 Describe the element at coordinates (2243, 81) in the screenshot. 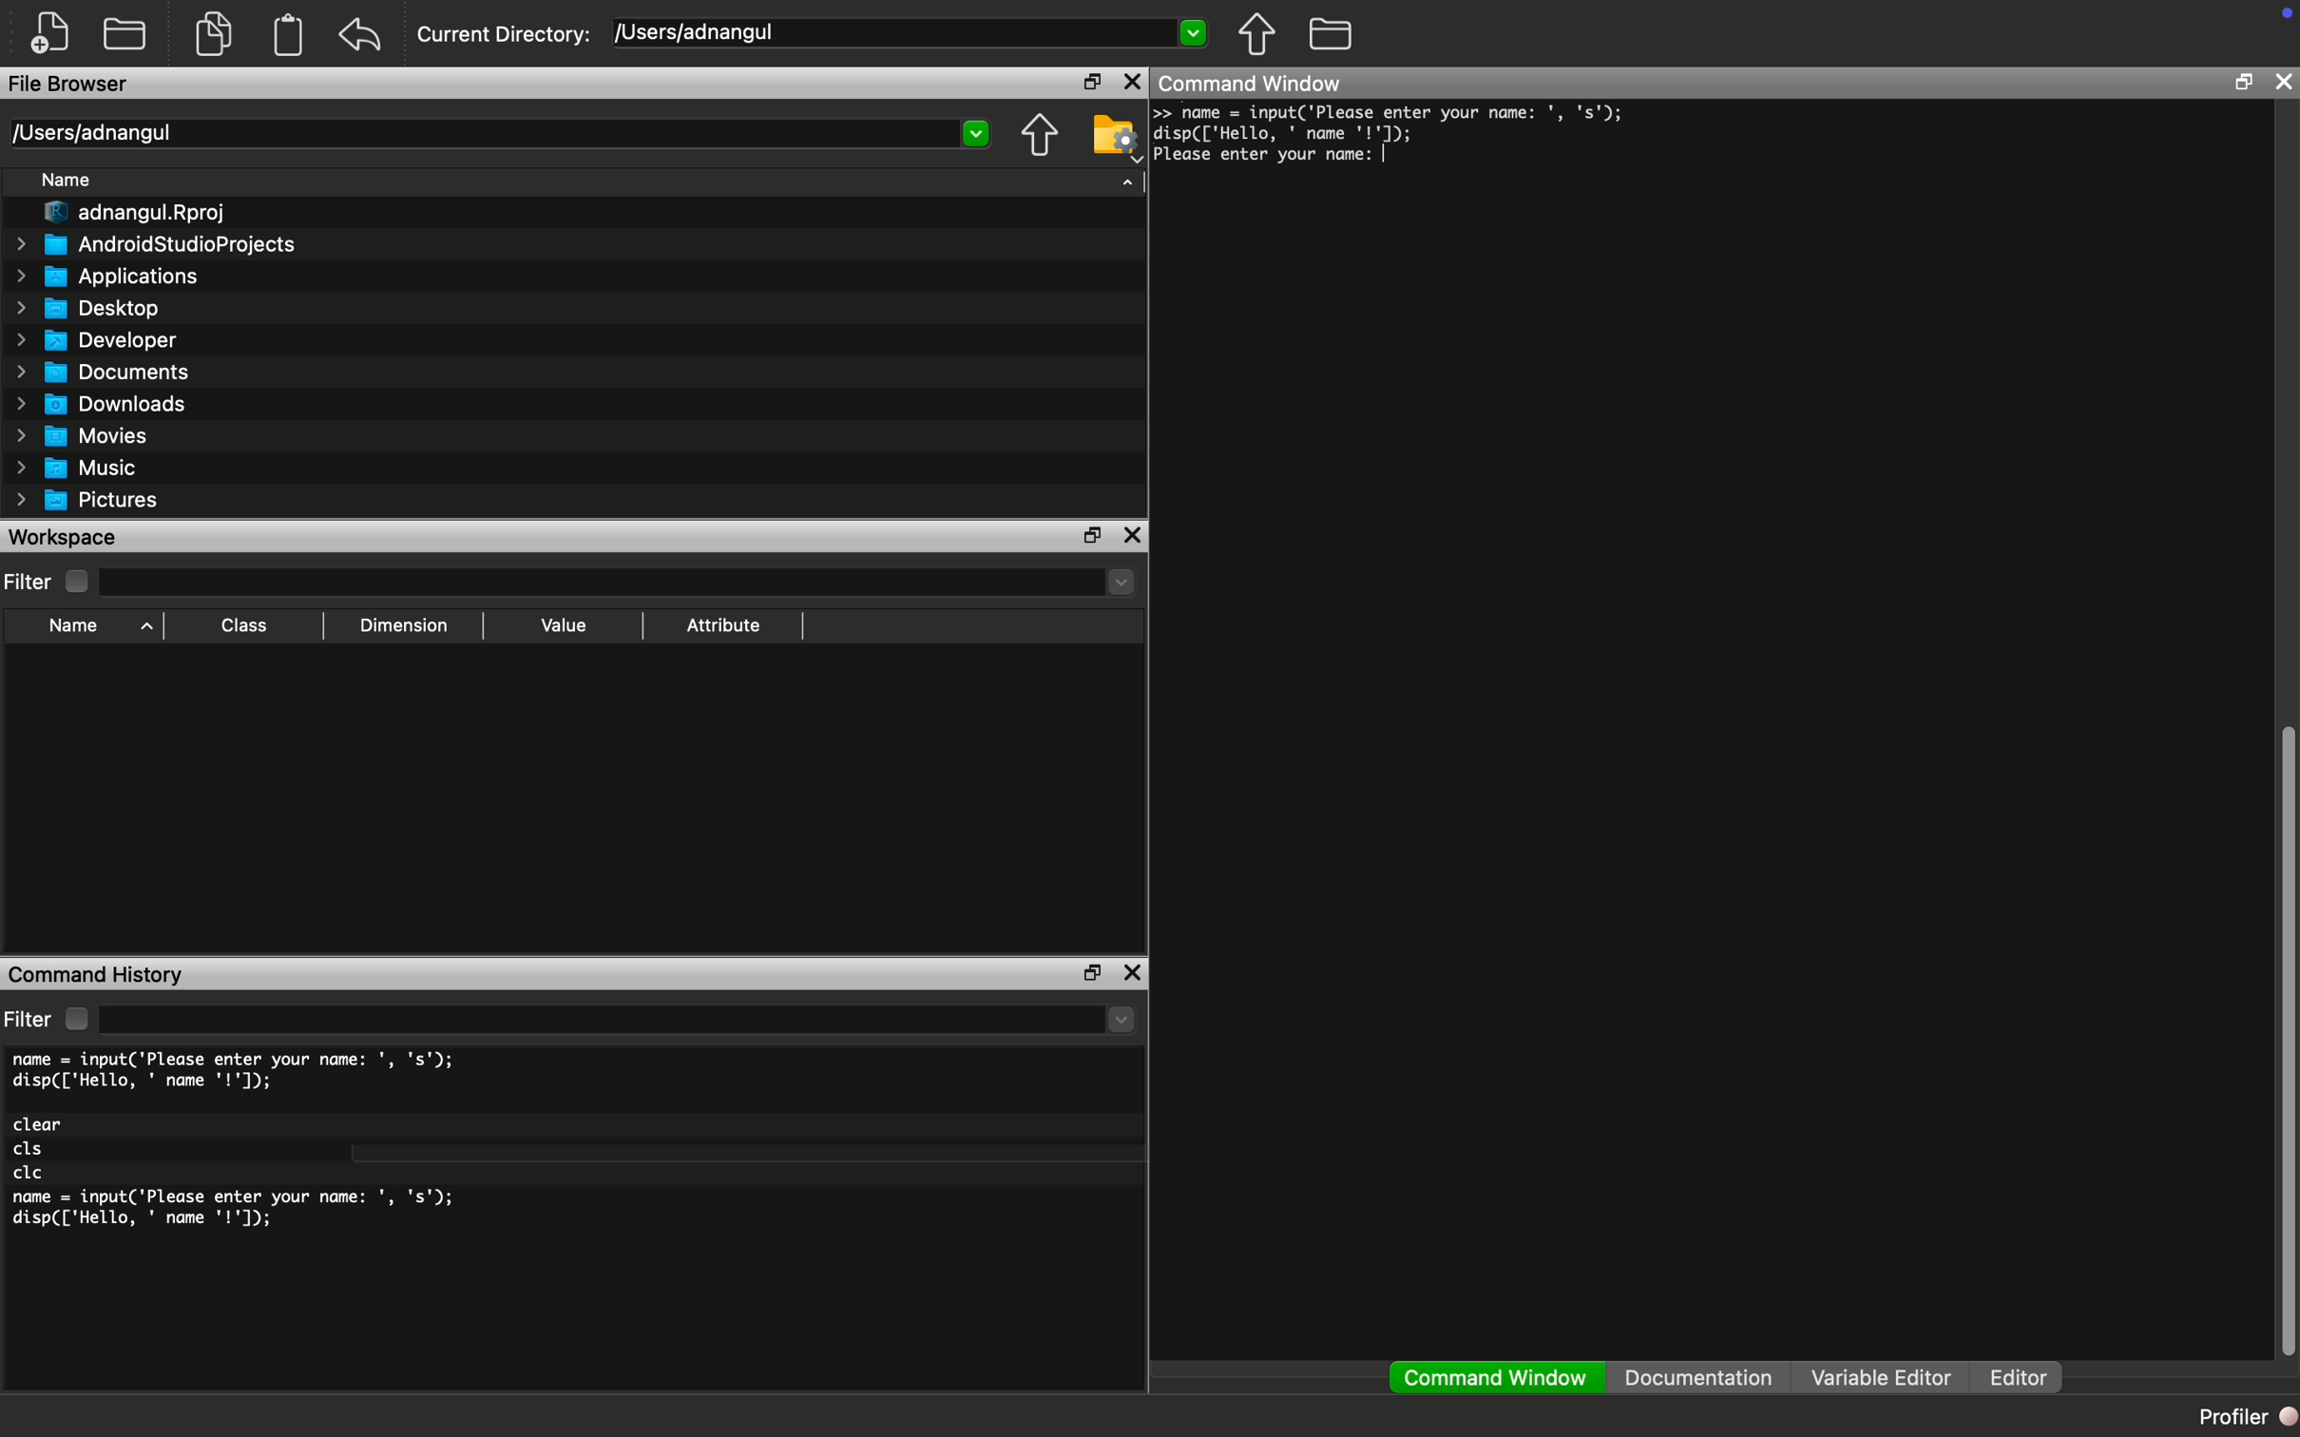

I see `maximize` at that location.